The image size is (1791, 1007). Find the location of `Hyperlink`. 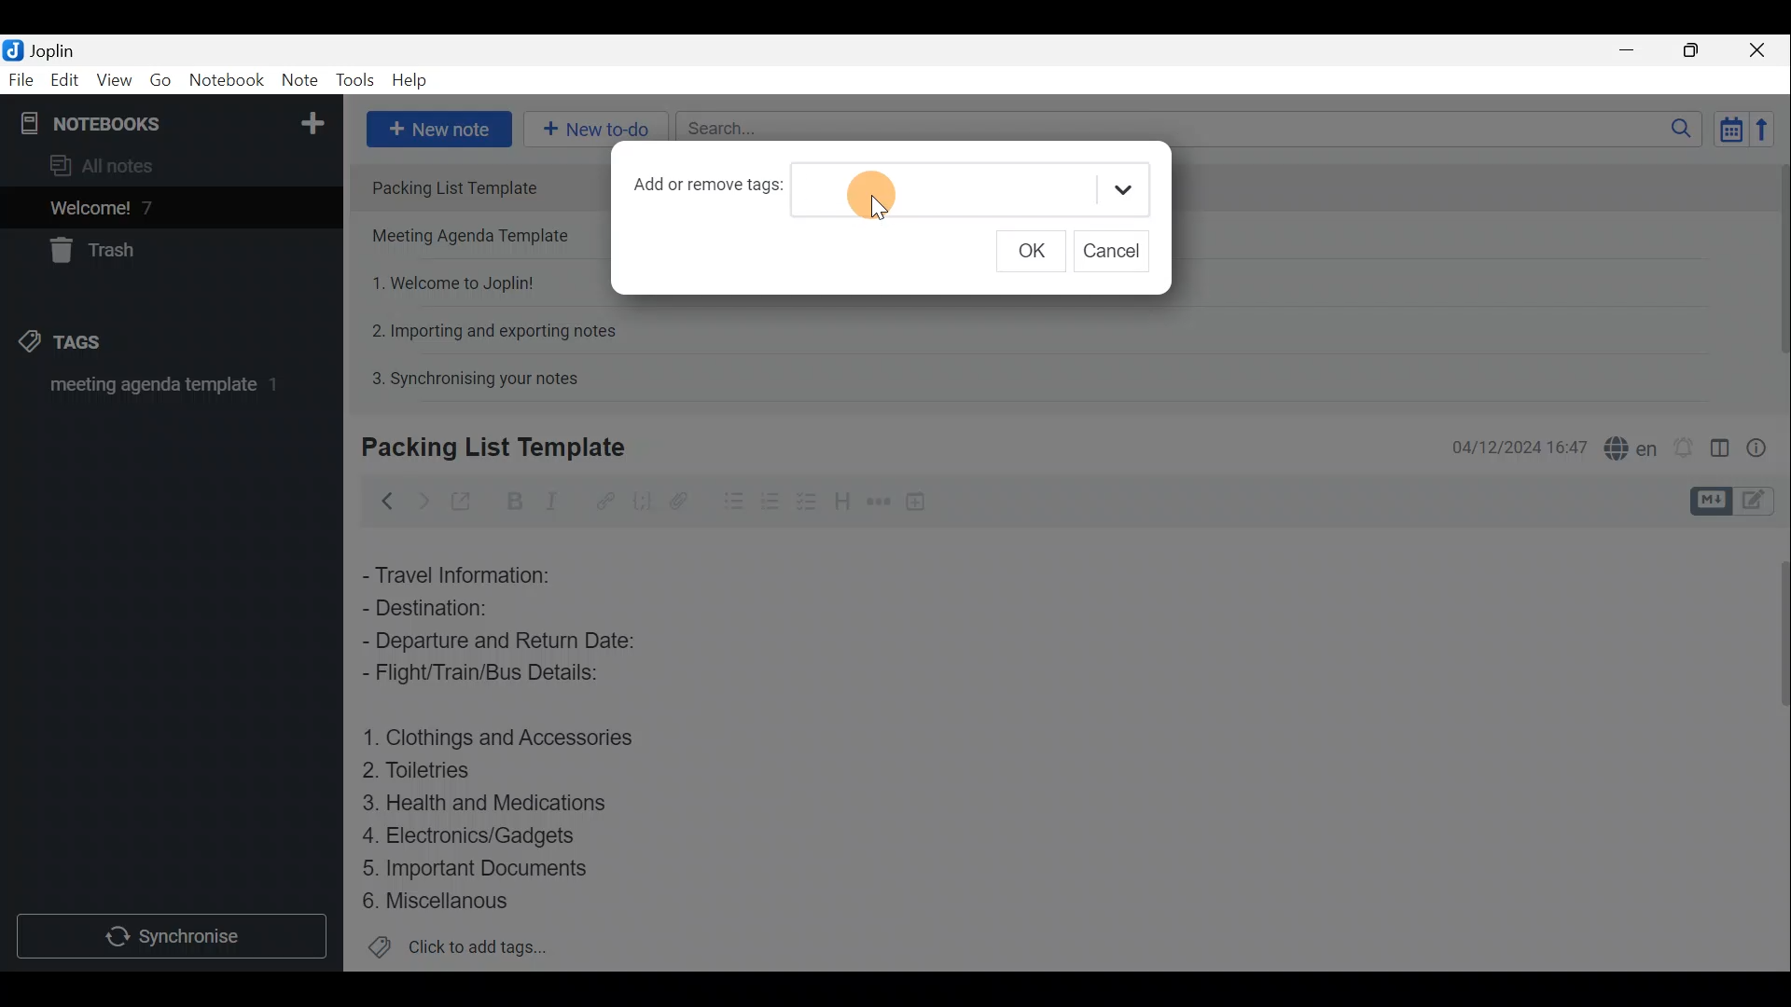

Hyperlink is located at coordinates (602, 499).